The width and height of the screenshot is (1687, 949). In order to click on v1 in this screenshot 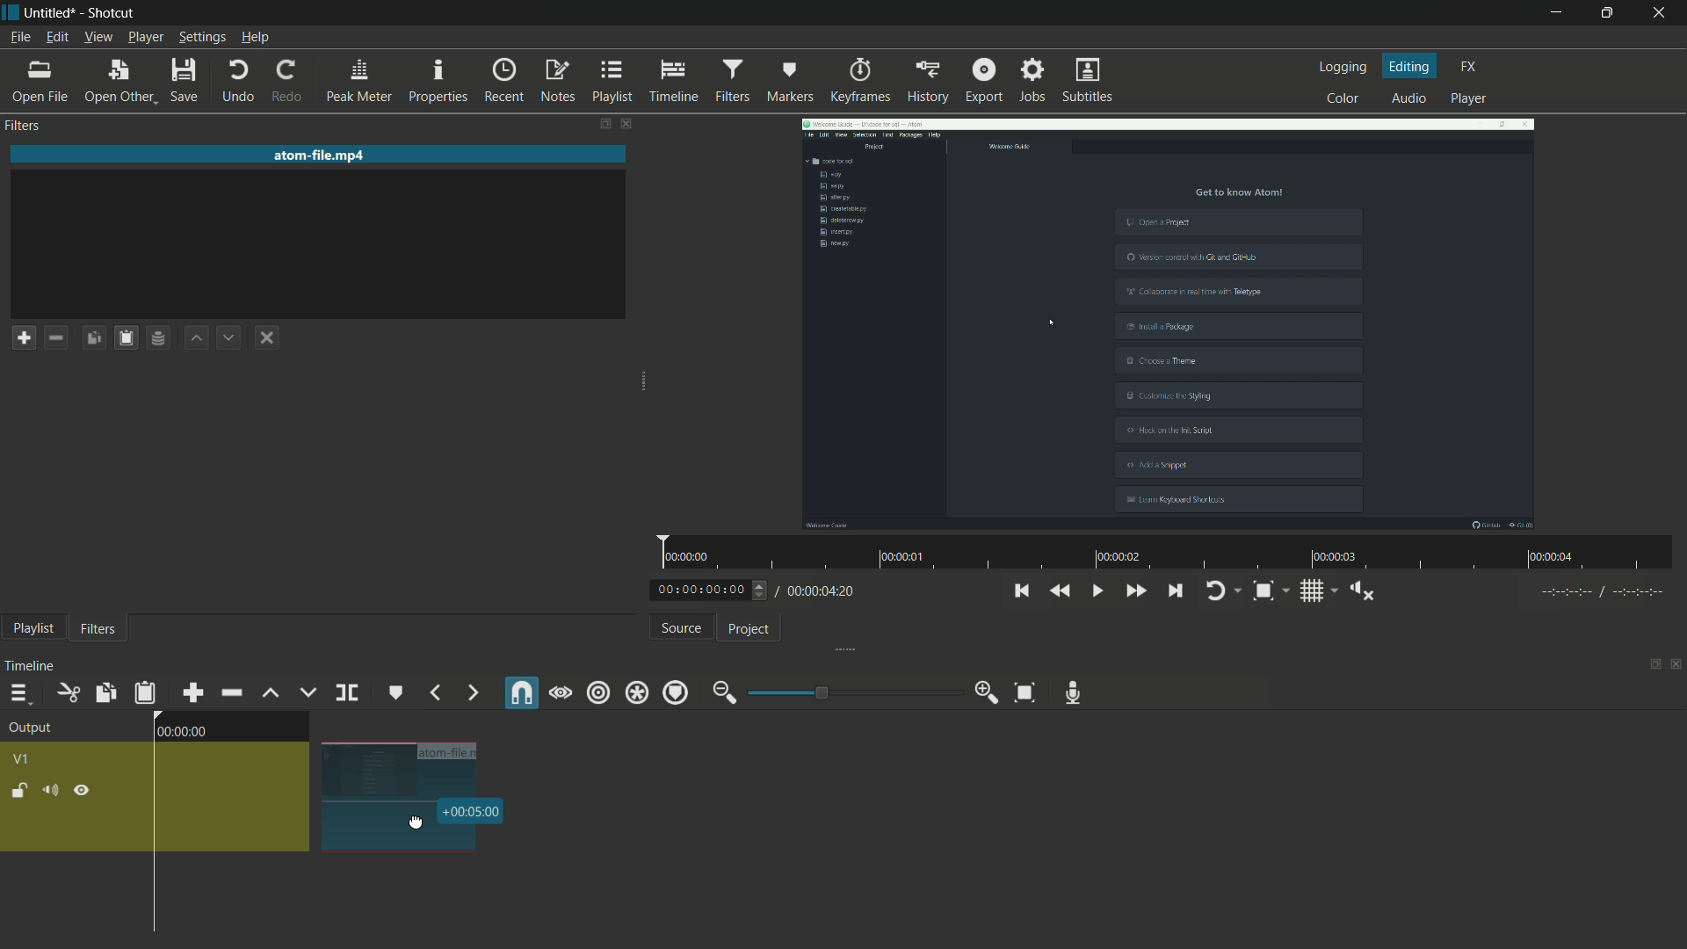, I will do `click(25, 759)`.